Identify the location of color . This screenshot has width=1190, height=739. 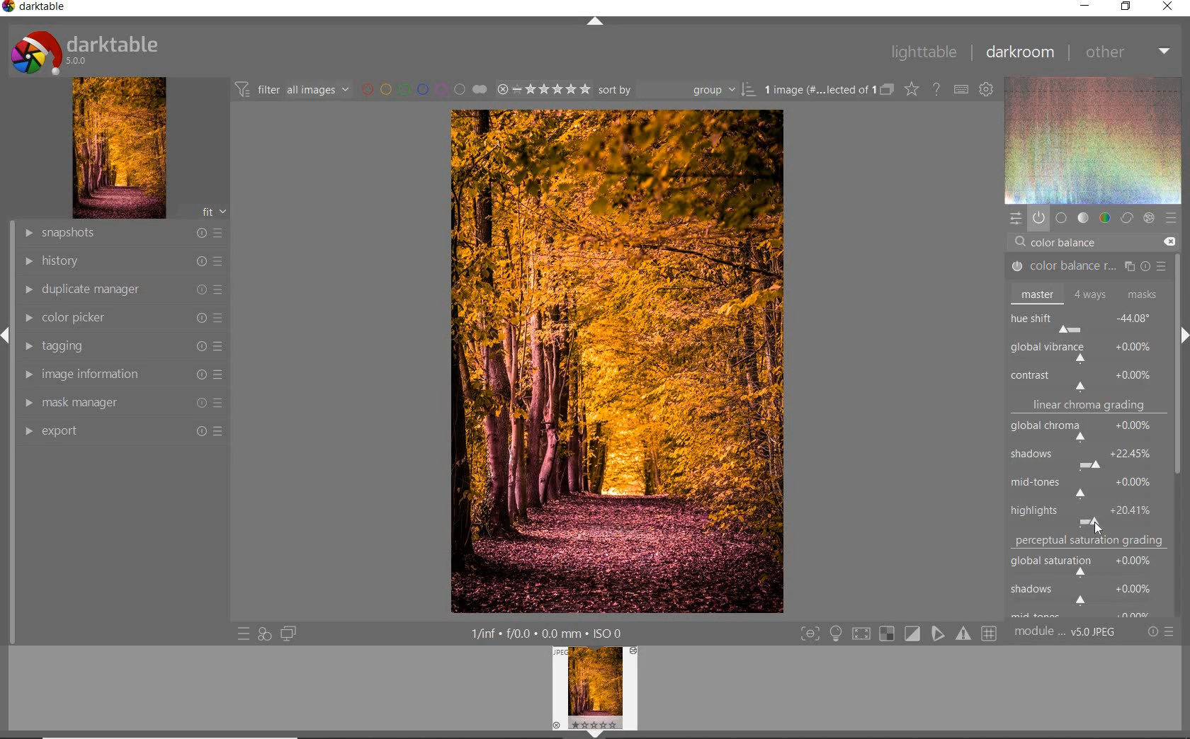
(1104, 218).